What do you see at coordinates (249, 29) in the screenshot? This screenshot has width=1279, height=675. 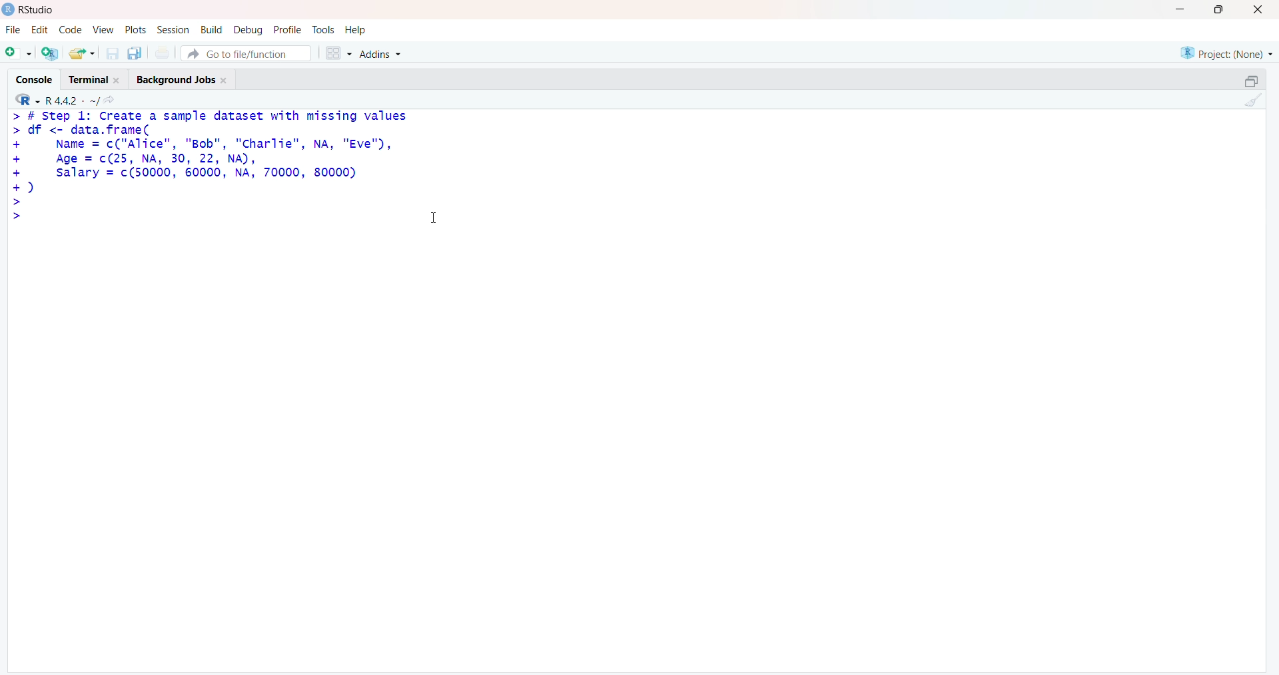 I see `Debug` at bounding box center [249, 29].